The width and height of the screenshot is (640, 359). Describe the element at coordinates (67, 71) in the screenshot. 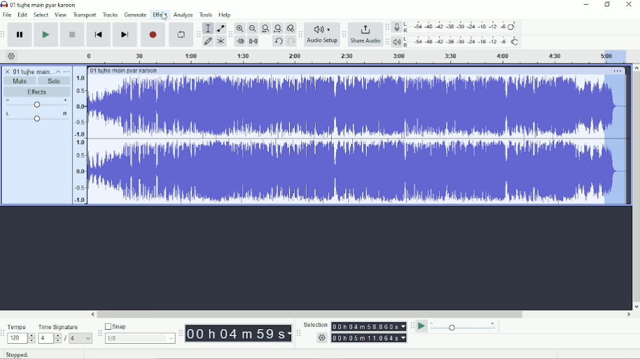

I see `Open menu` at that location.